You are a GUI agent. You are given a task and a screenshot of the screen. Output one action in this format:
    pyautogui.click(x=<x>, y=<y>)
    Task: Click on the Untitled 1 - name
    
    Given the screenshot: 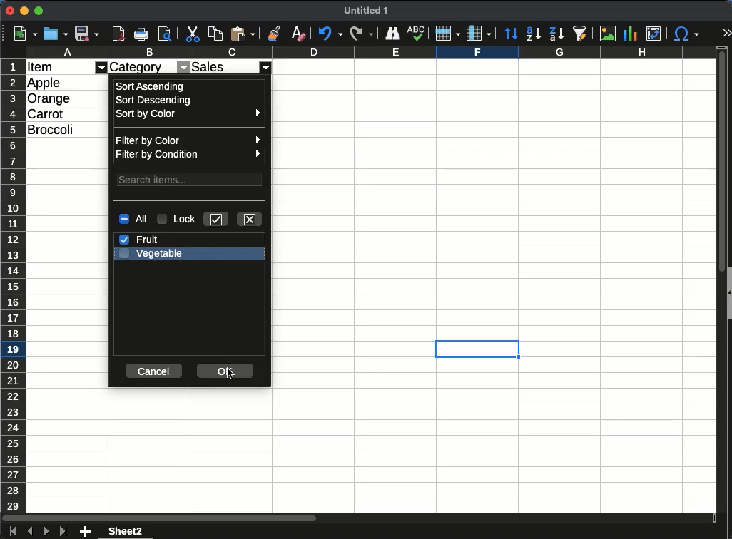 What is the action you would take?
    pyautogui.click(x=366, y=11)
    